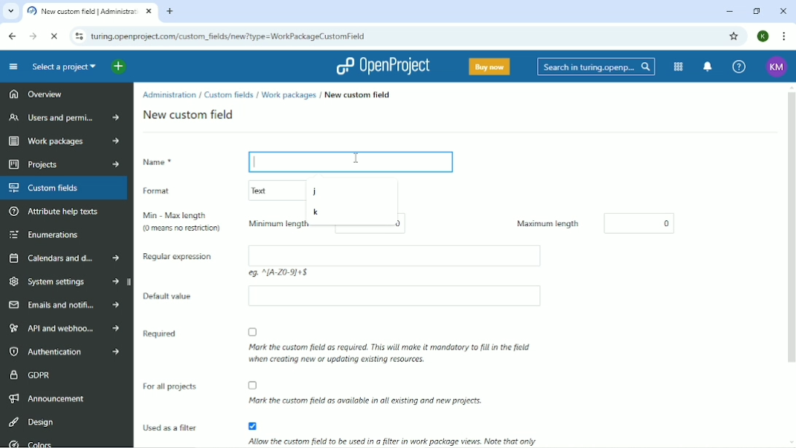  I want to click on To notification center, so click(708, 67).